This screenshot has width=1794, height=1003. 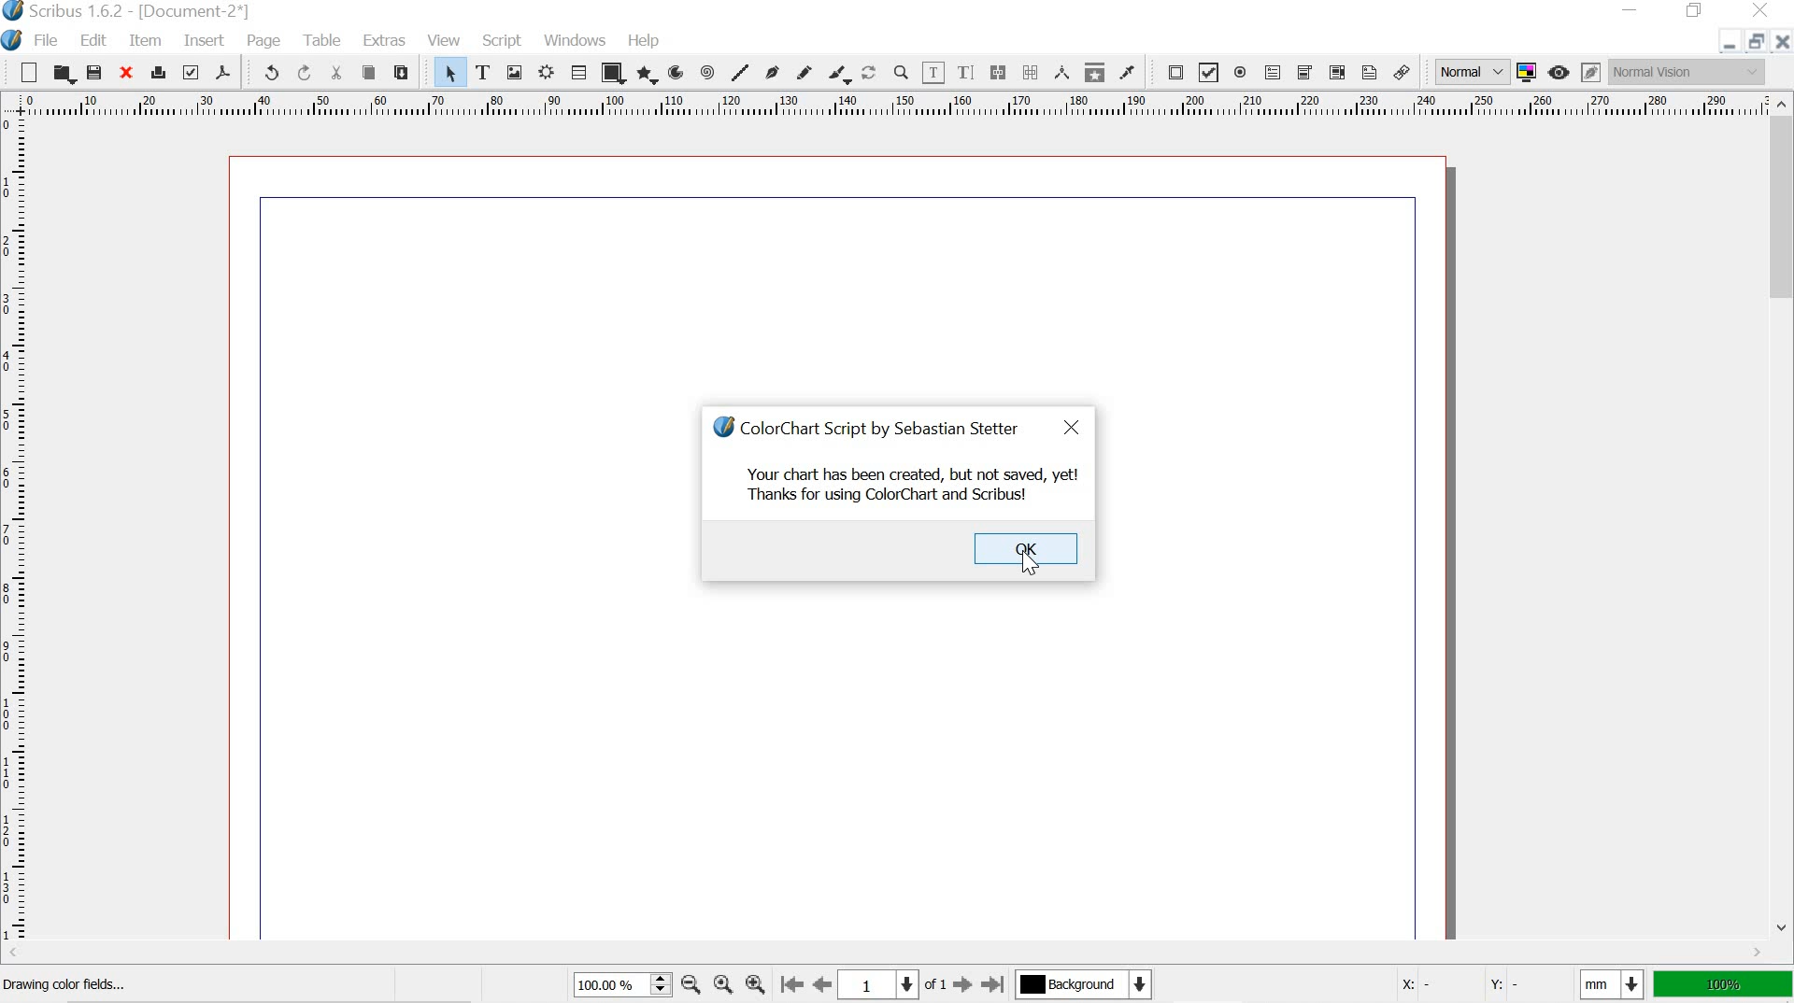 I want to click on scrollbar, so click(x=880, y=954).